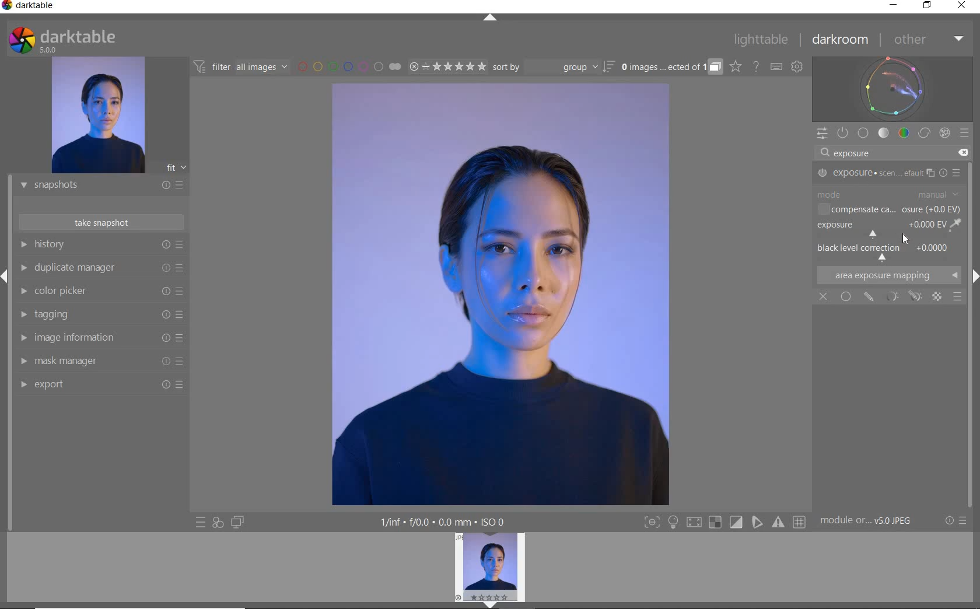 The image size is (980, 609). Describe the element at coordinates (884, 133) in the screenshot. I see `TONE` at that location.